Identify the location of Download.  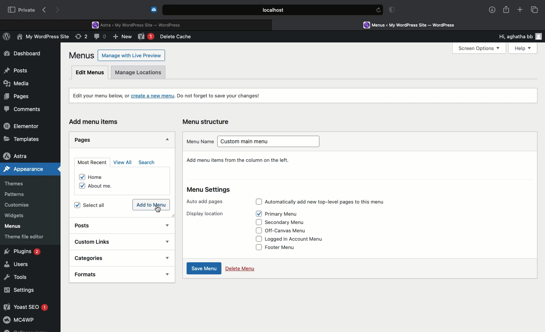
(492, 10).